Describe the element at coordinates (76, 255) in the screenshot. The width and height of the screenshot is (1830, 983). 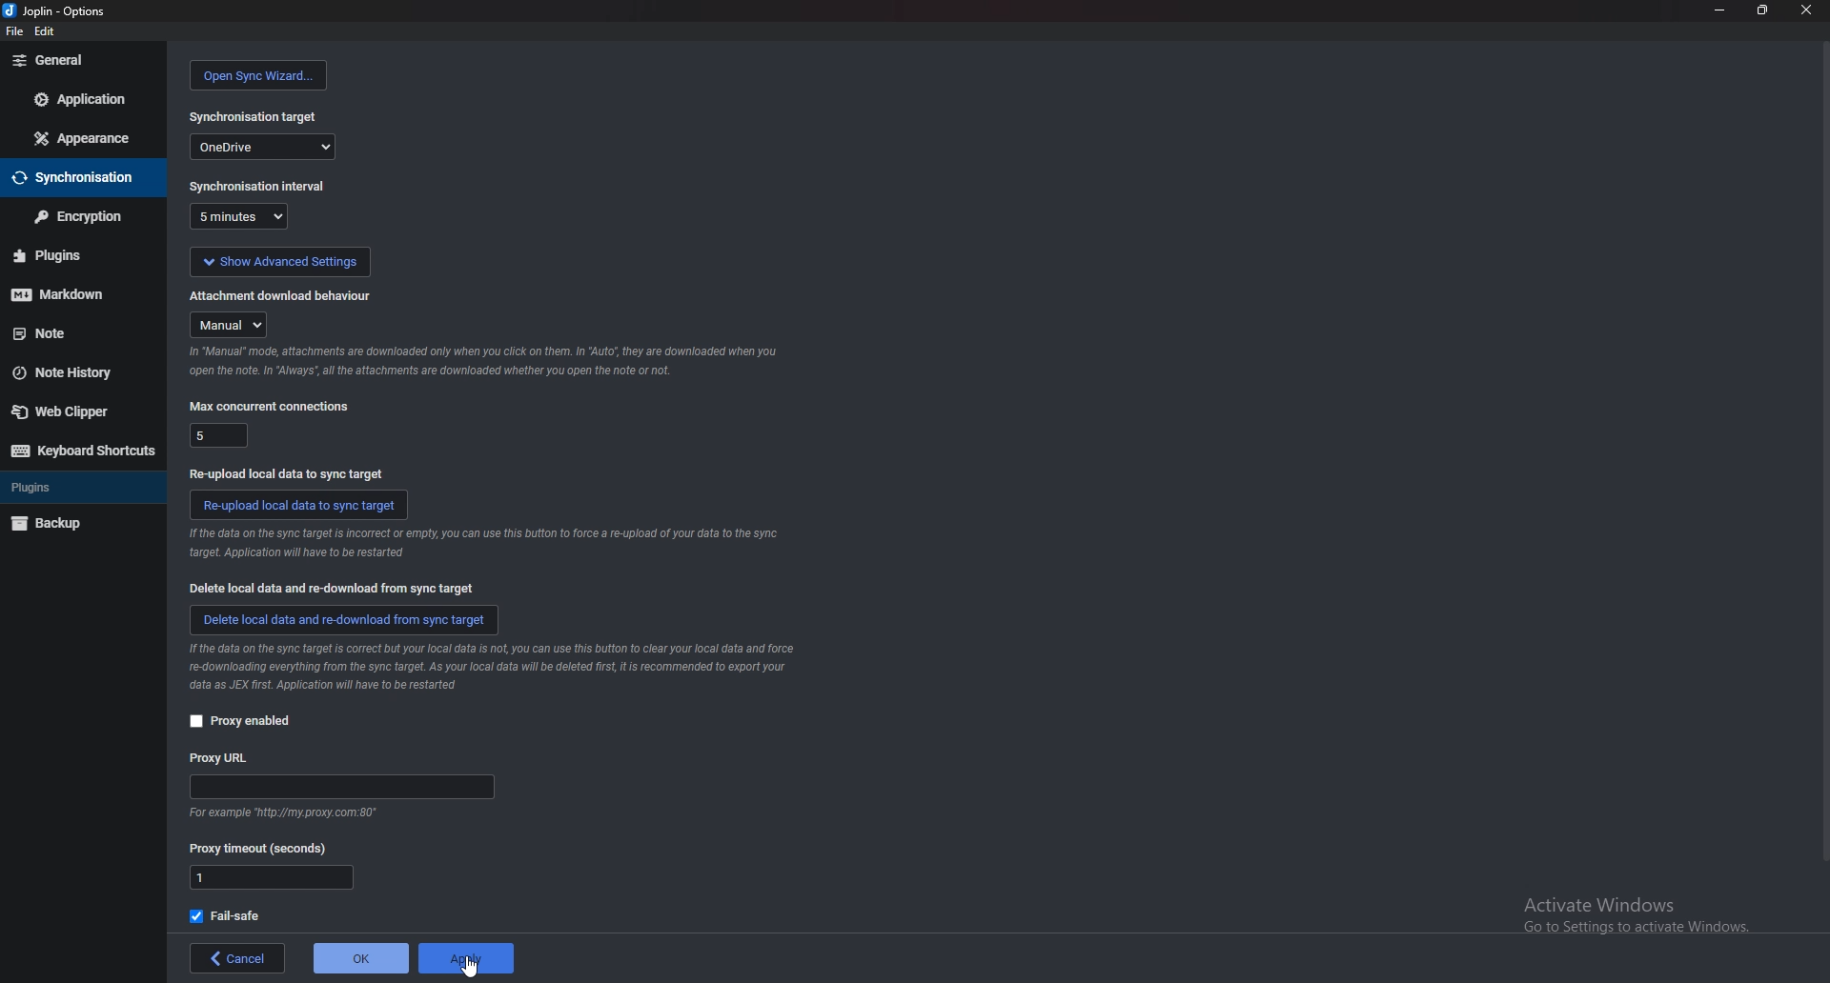
I see `plugins` at that location.